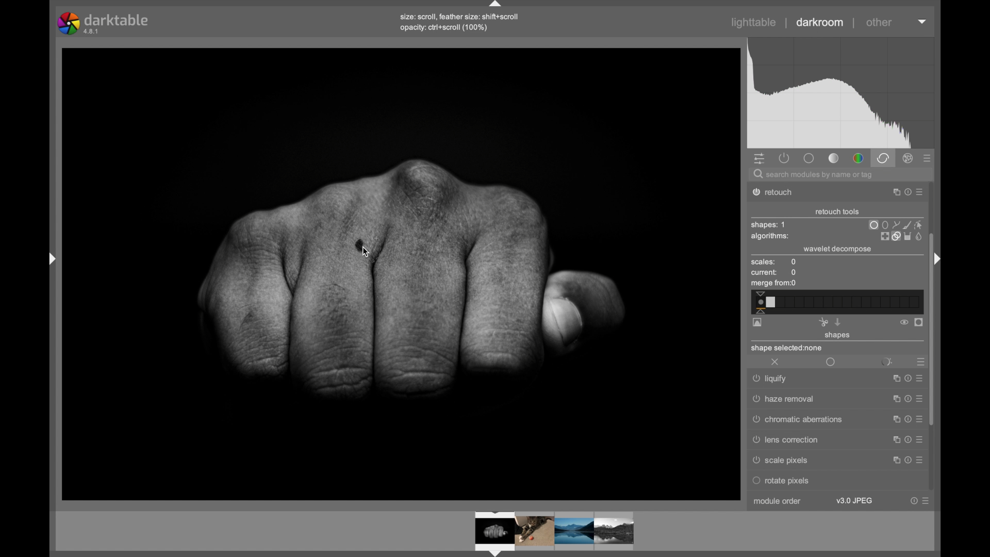 The width and height of the screenshot is (990, 557). I want to click on effect, so click(909, 158).